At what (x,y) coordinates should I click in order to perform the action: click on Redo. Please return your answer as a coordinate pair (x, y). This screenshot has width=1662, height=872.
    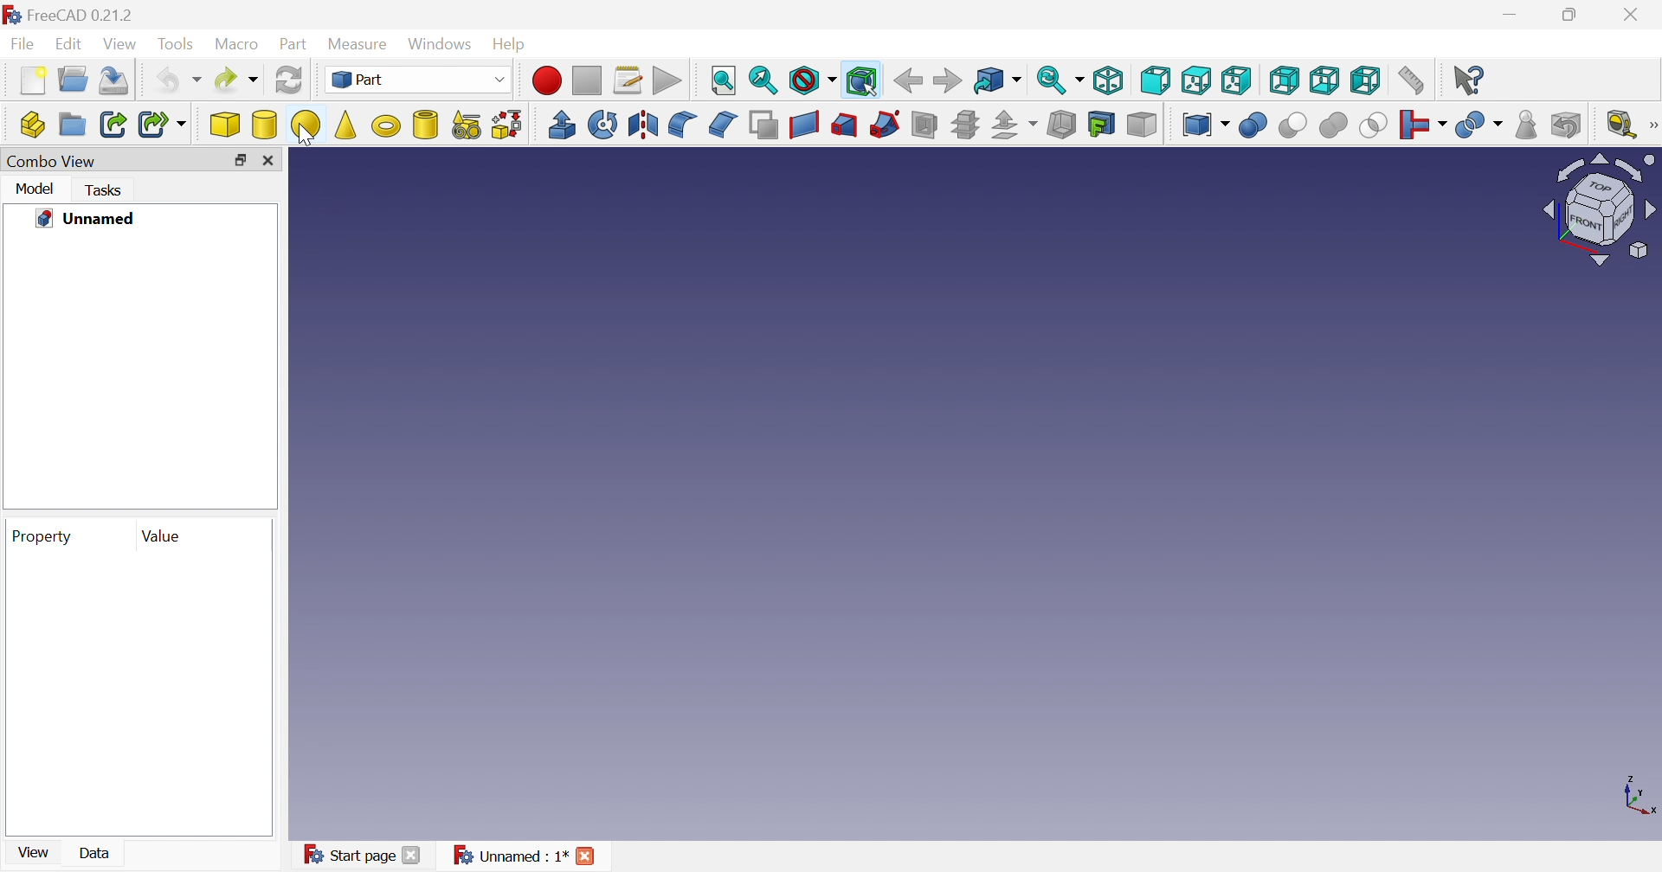
    Looking at the image, I should click on (237, 80).